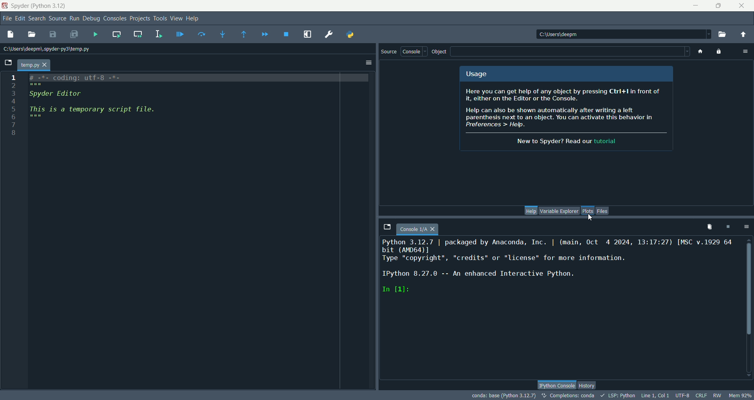 The width and height of the screenshot is (754, 400). I want to click on console, so click(414, 51).